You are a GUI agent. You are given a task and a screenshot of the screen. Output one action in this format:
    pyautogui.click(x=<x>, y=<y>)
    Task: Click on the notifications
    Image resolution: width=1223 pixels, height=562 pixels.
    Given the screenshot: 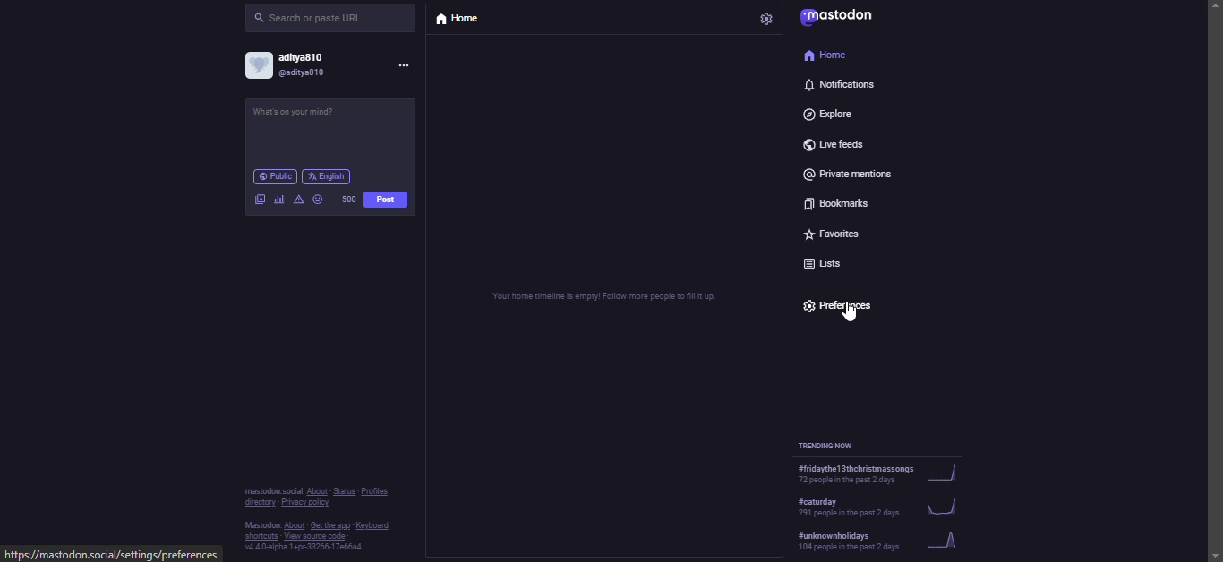 What is the action you would take?
    pyautogui.click(x=843, y=84)
    